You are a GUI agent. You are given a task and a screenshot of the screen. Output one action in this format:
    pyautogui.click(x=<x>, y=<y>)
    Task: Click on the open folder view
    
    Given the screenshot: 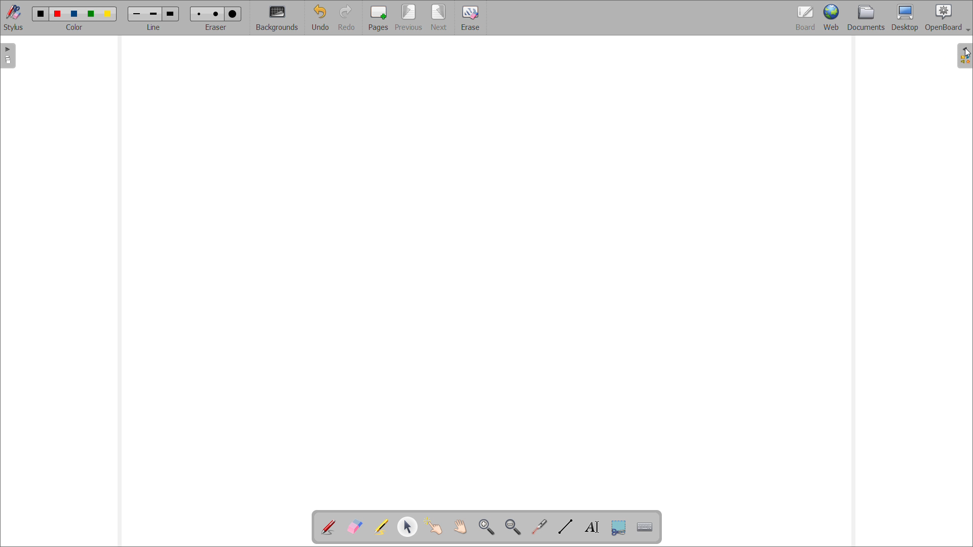 What is the action you would take?
    pyautogui.click(x=963, y=56)
    